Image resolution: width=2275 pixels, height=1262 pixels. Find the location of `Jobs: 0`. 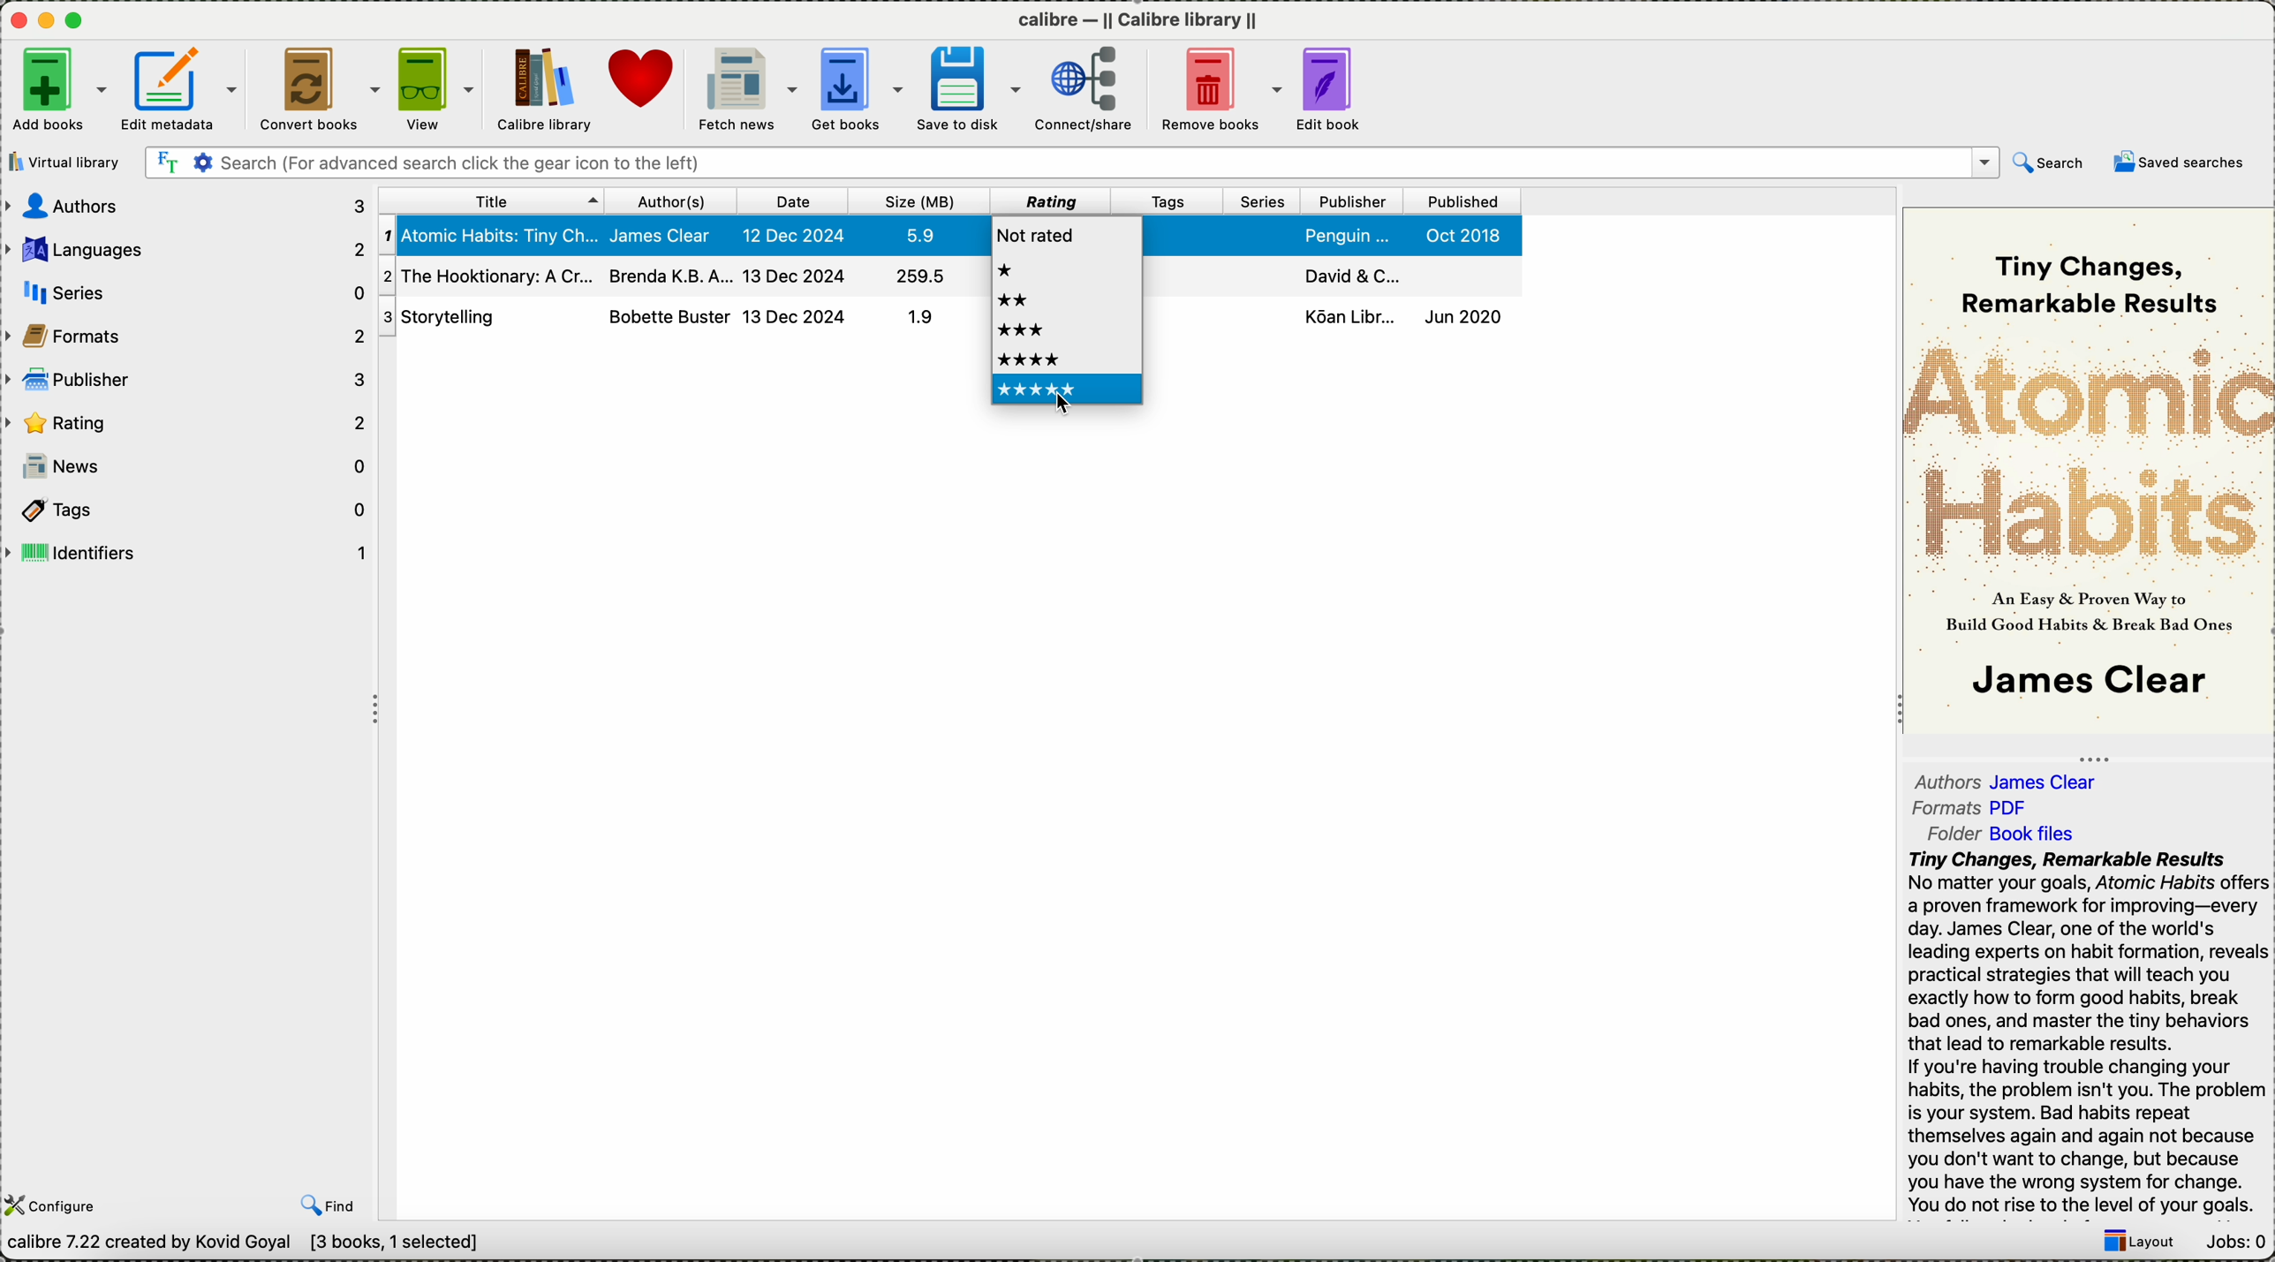

Jobs: 0 is located at coordinates (2233, 1242).